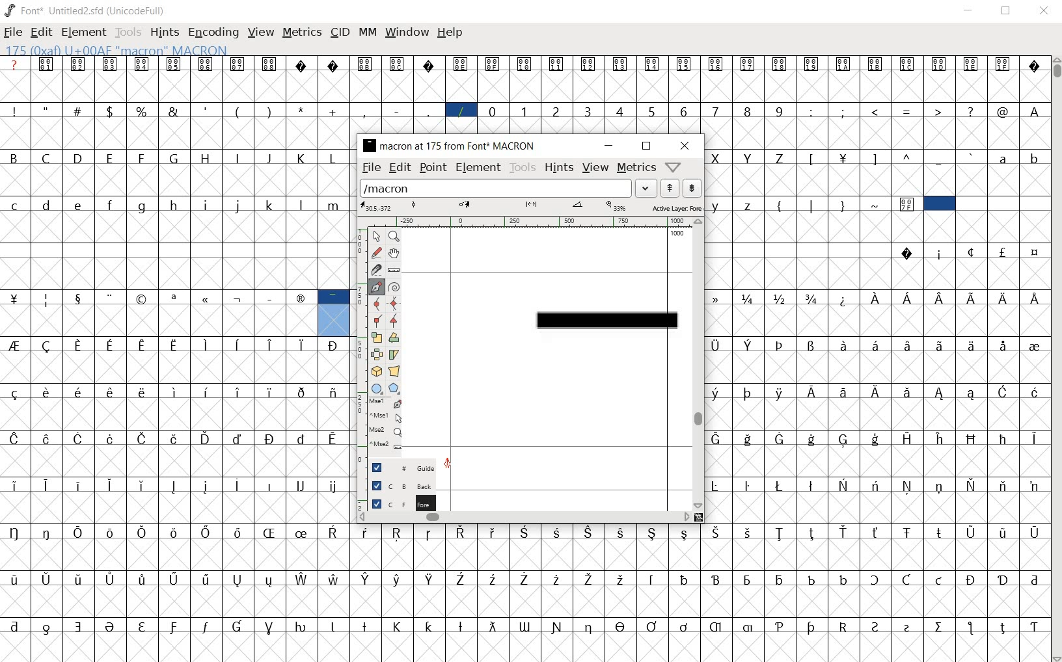  What do you see at coordinates (750, 64) in the screenshot?
I see `Symbol` at bounding box center [750, 64].